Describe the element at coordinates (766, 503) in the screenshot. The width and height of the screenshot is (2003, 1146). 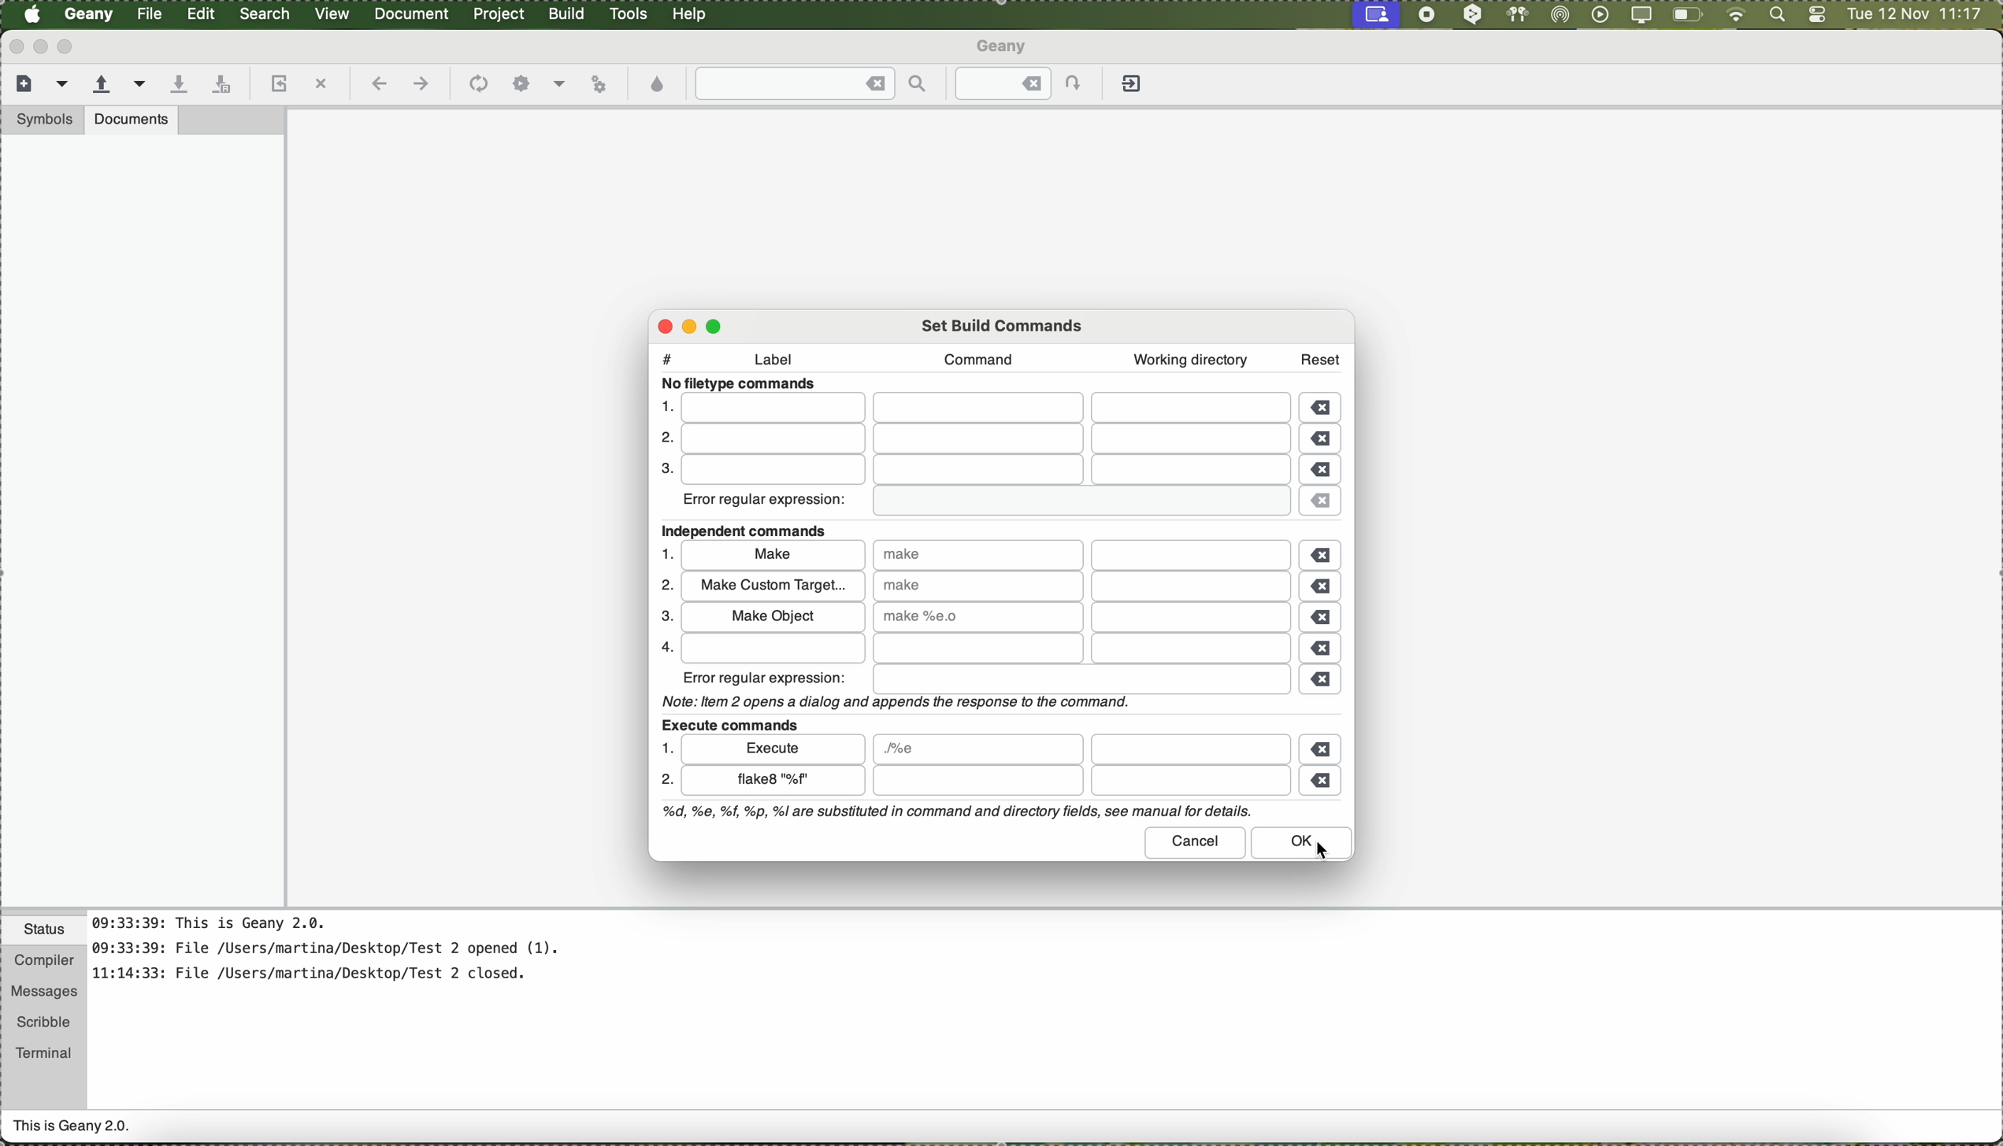
I see `error regular expression` at that location.